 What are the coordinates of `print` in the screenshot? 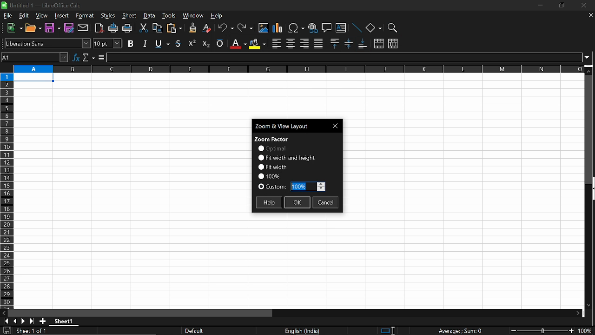 It's located at (127, 29).